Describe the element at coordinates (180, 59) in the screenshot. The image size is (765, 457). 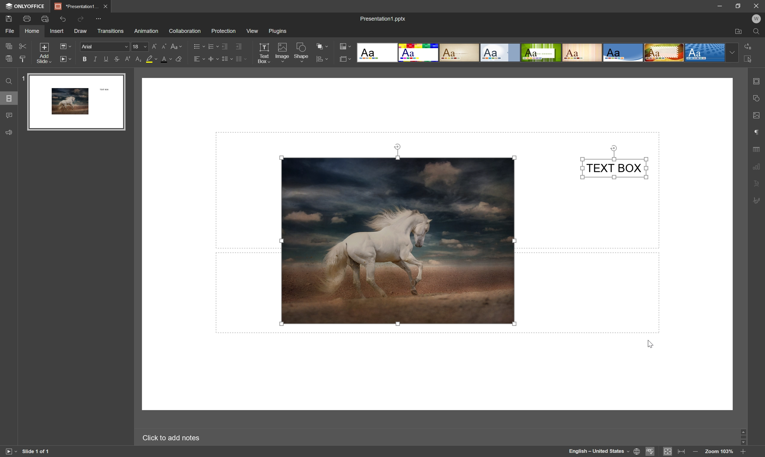
I see `clear style` at that location.